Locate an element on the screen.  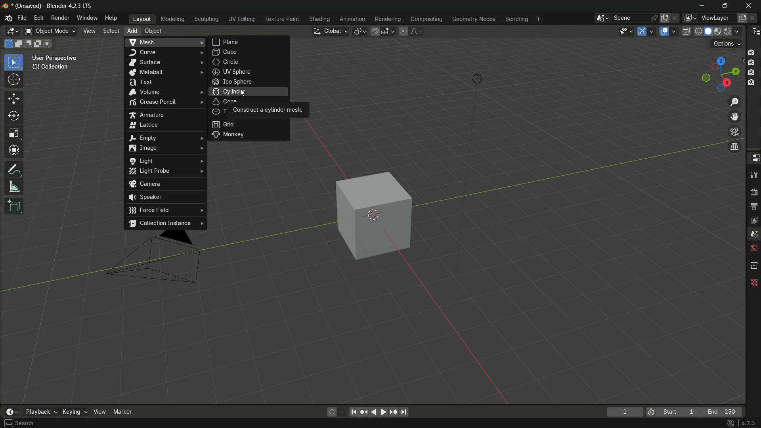
window menu is located at coordinates (88, 18).